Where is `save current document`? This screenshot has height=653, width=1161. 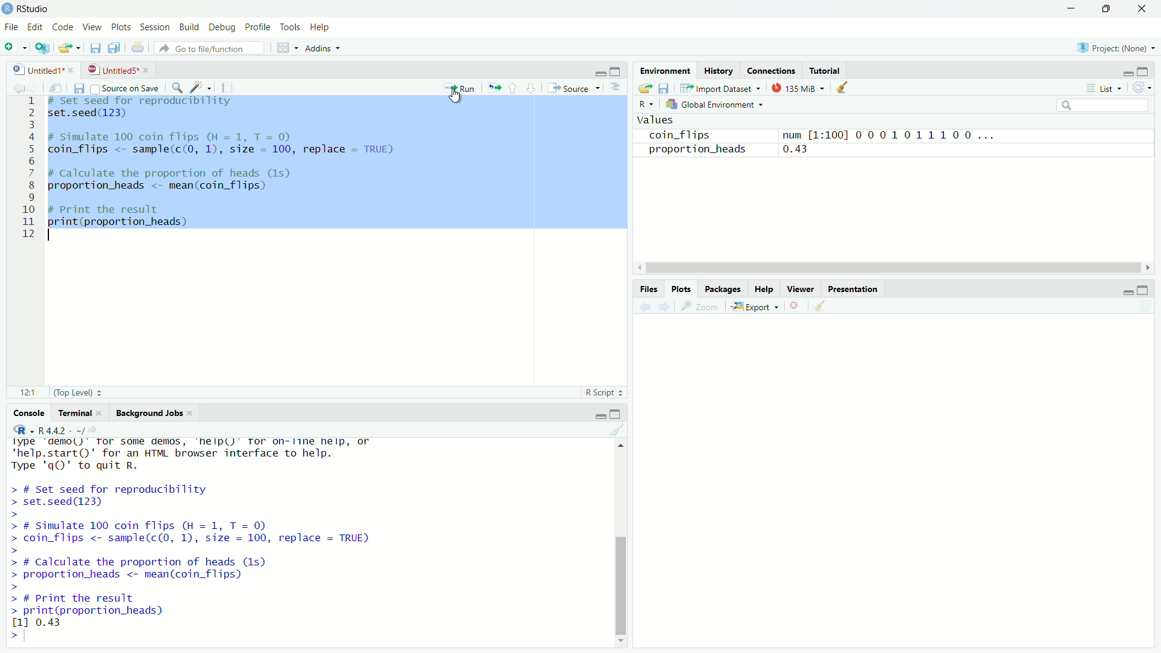
save current document is located at coordinates (78, 88).